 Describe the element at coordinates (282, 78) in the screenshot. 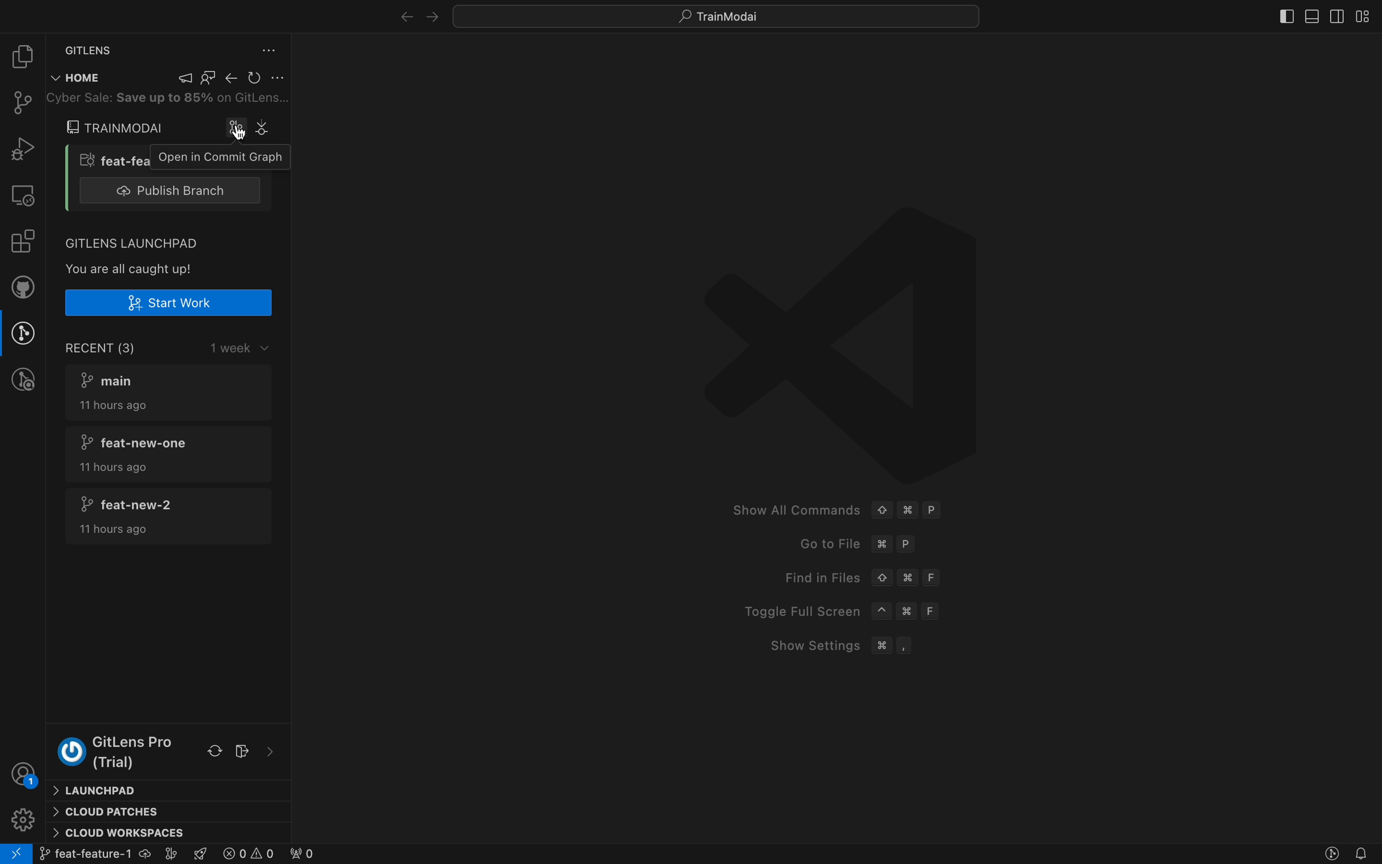

I see `` at that location.